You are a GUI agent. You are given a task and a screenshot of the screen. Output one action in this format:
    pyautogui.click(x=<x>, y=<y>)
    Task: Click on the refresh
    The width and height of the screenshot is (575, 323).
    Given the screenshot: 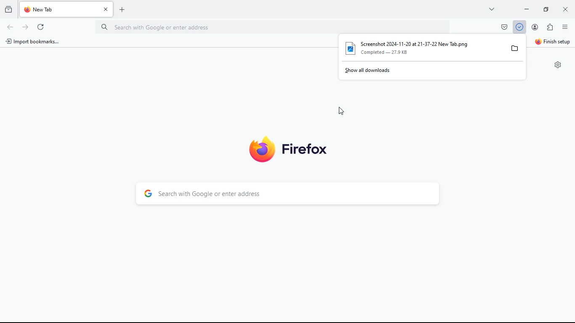 What is the action you would take?
    pyautogui.click(x=25, y=27)
    